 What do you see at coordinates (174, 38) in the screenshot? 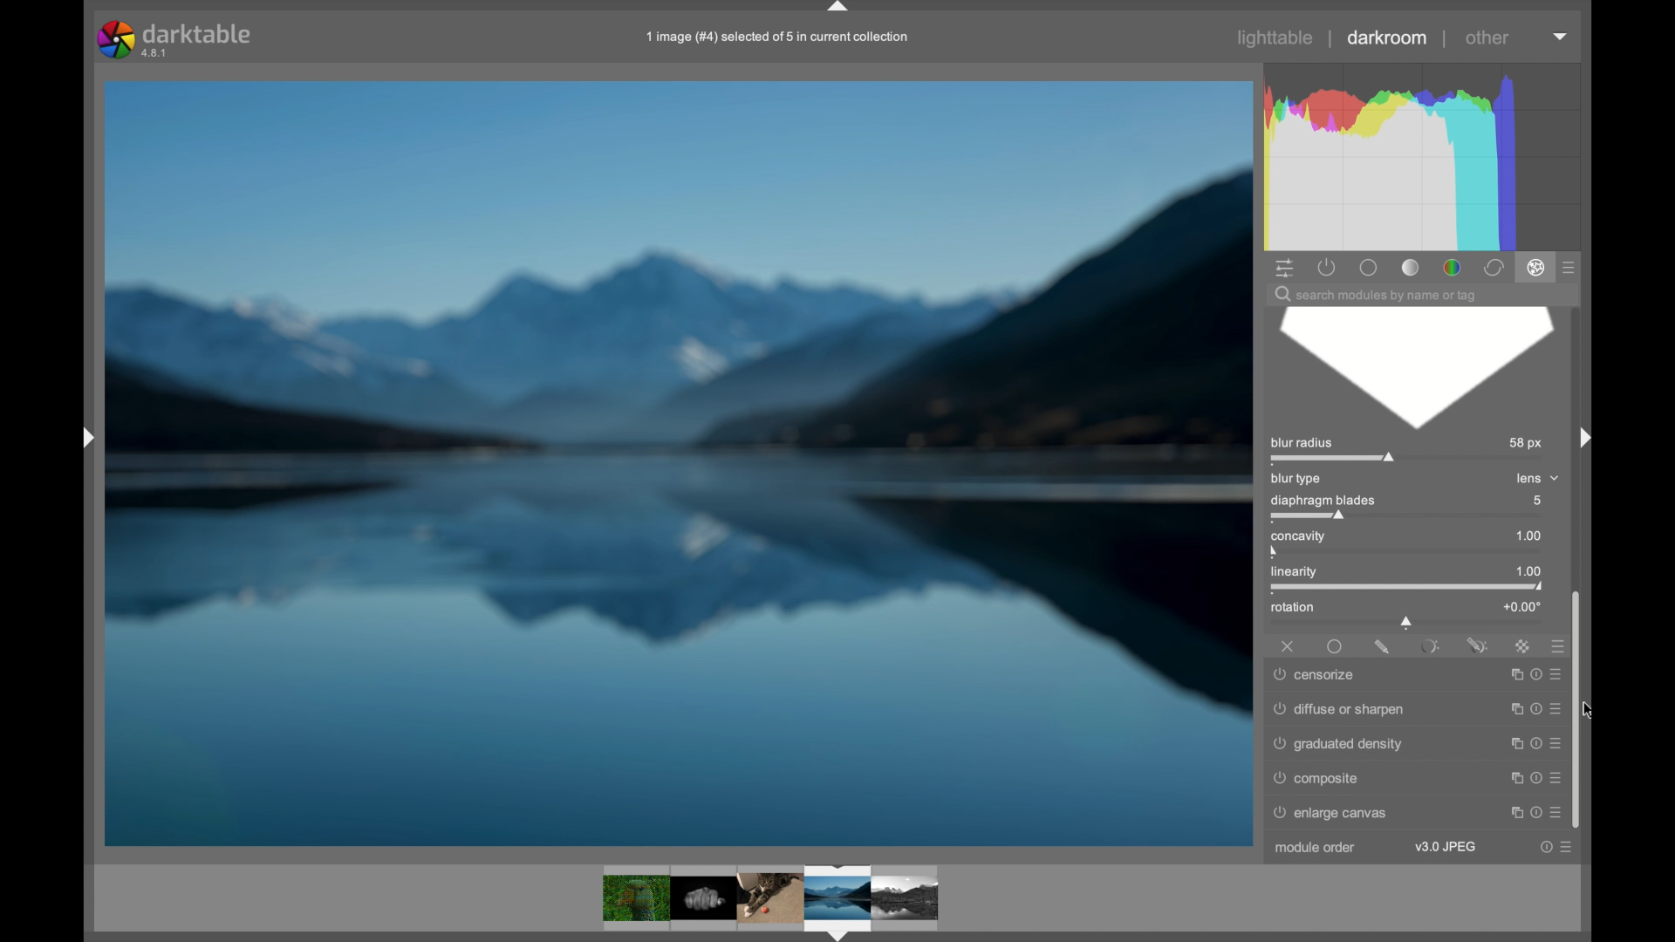
I see `darktable` at bounding box center [174, 38].